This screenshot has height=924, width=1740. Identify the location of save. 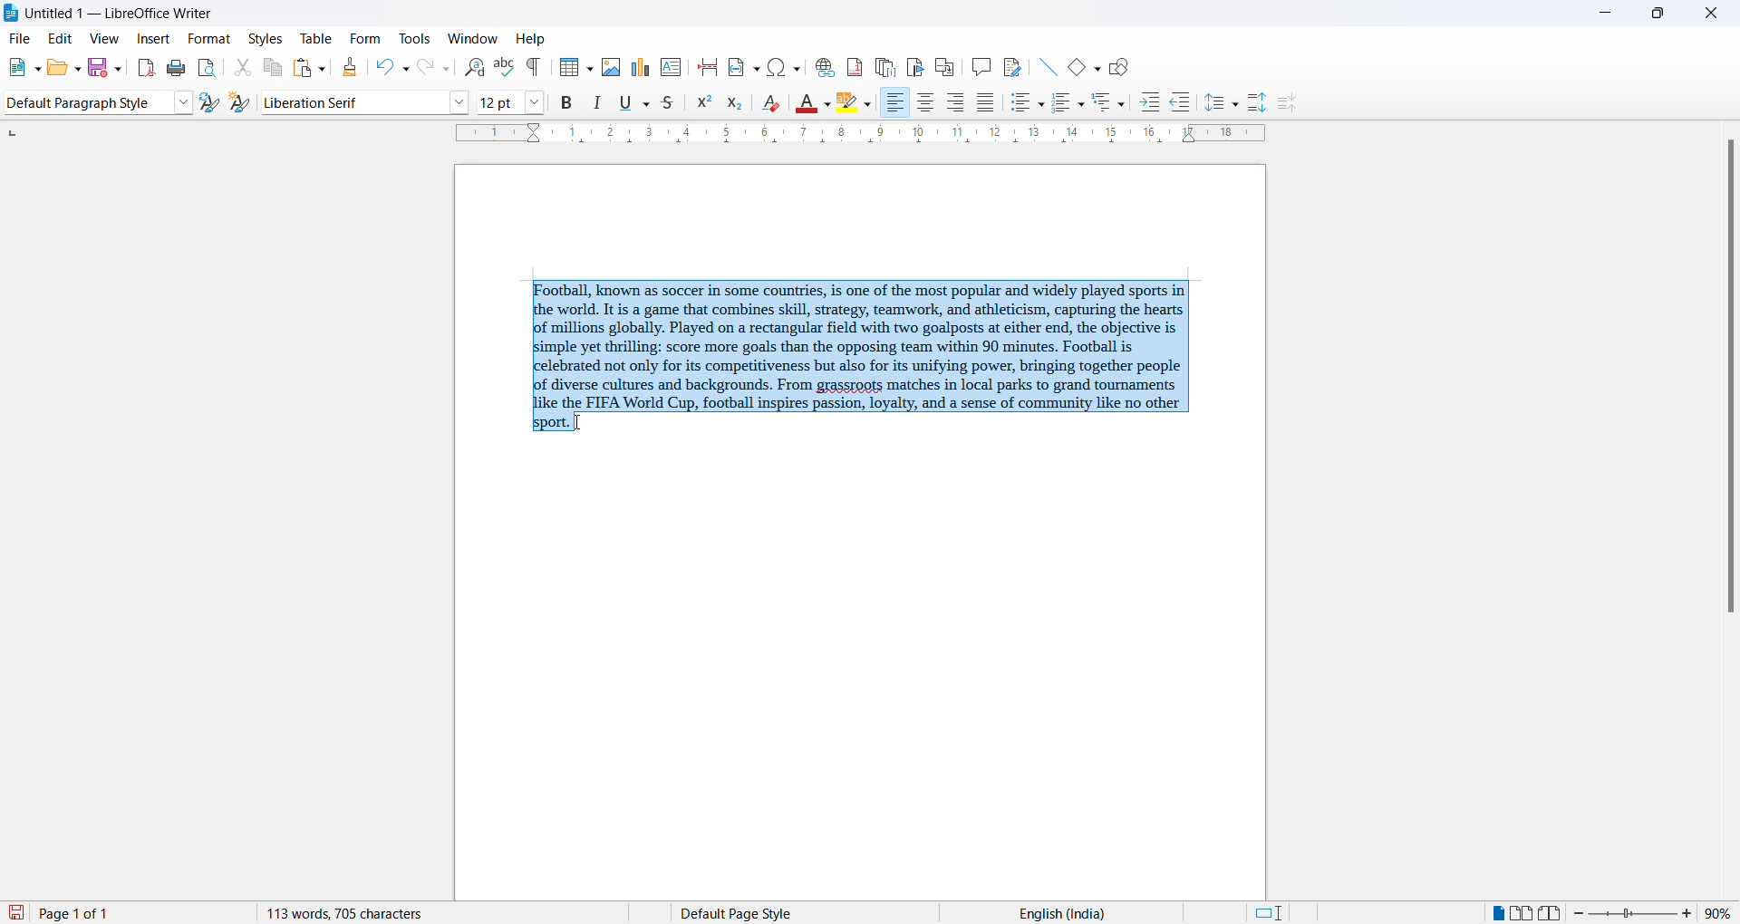
(16, 912).